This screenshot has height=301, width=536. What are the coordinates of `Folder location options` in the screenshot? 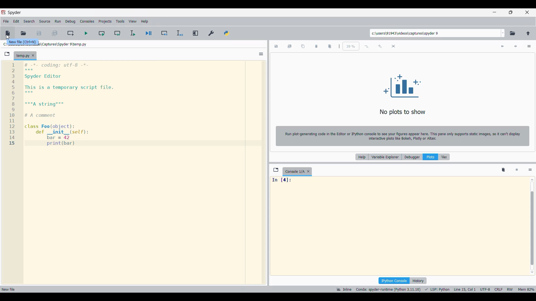 It's located at (503, 33).